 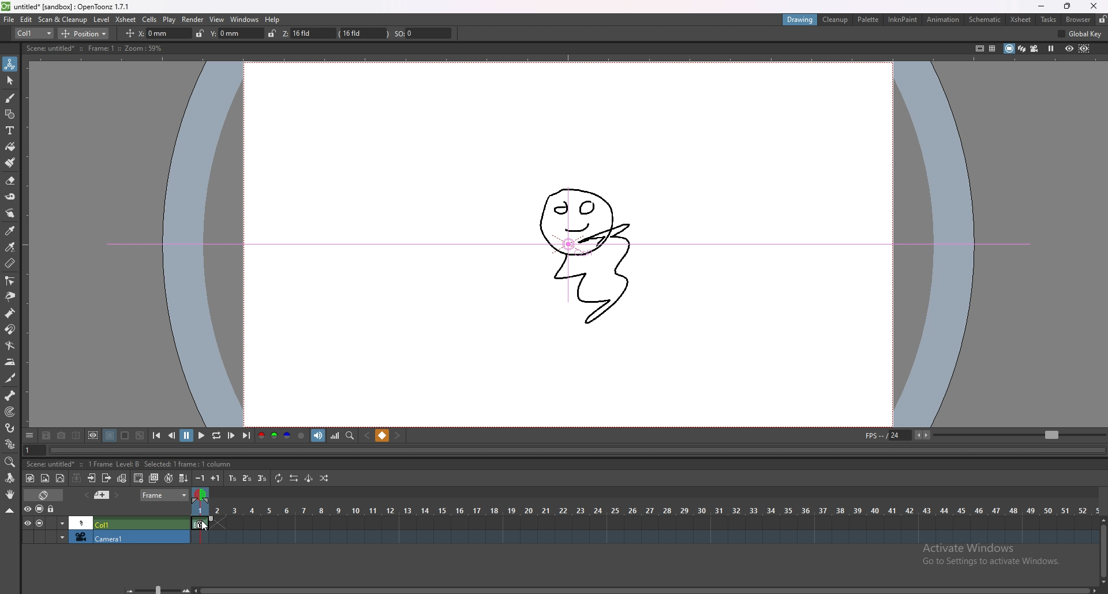 I want to click on animate, so click(x=10, y=64).